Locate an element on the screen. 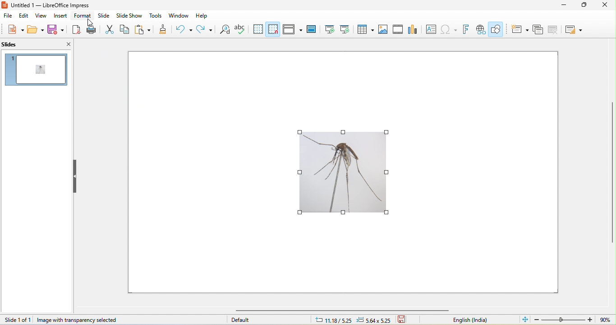 The width and height of the screenshot is (616, 325). slide is located at coordinates (103, 16).